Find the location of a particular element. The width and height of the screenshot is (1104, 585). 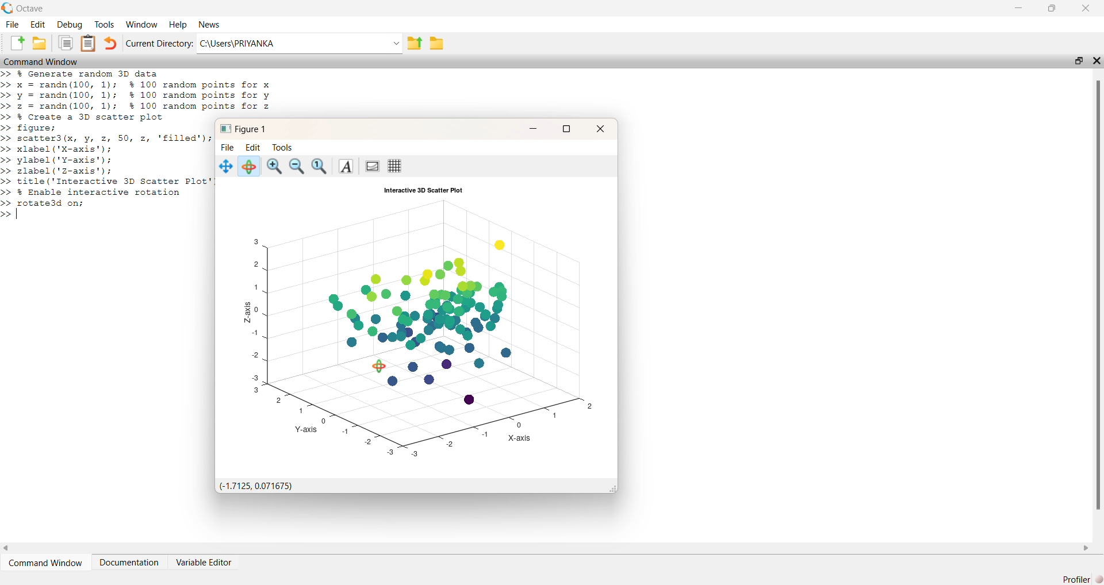

close is located at coordinates (599, 129).